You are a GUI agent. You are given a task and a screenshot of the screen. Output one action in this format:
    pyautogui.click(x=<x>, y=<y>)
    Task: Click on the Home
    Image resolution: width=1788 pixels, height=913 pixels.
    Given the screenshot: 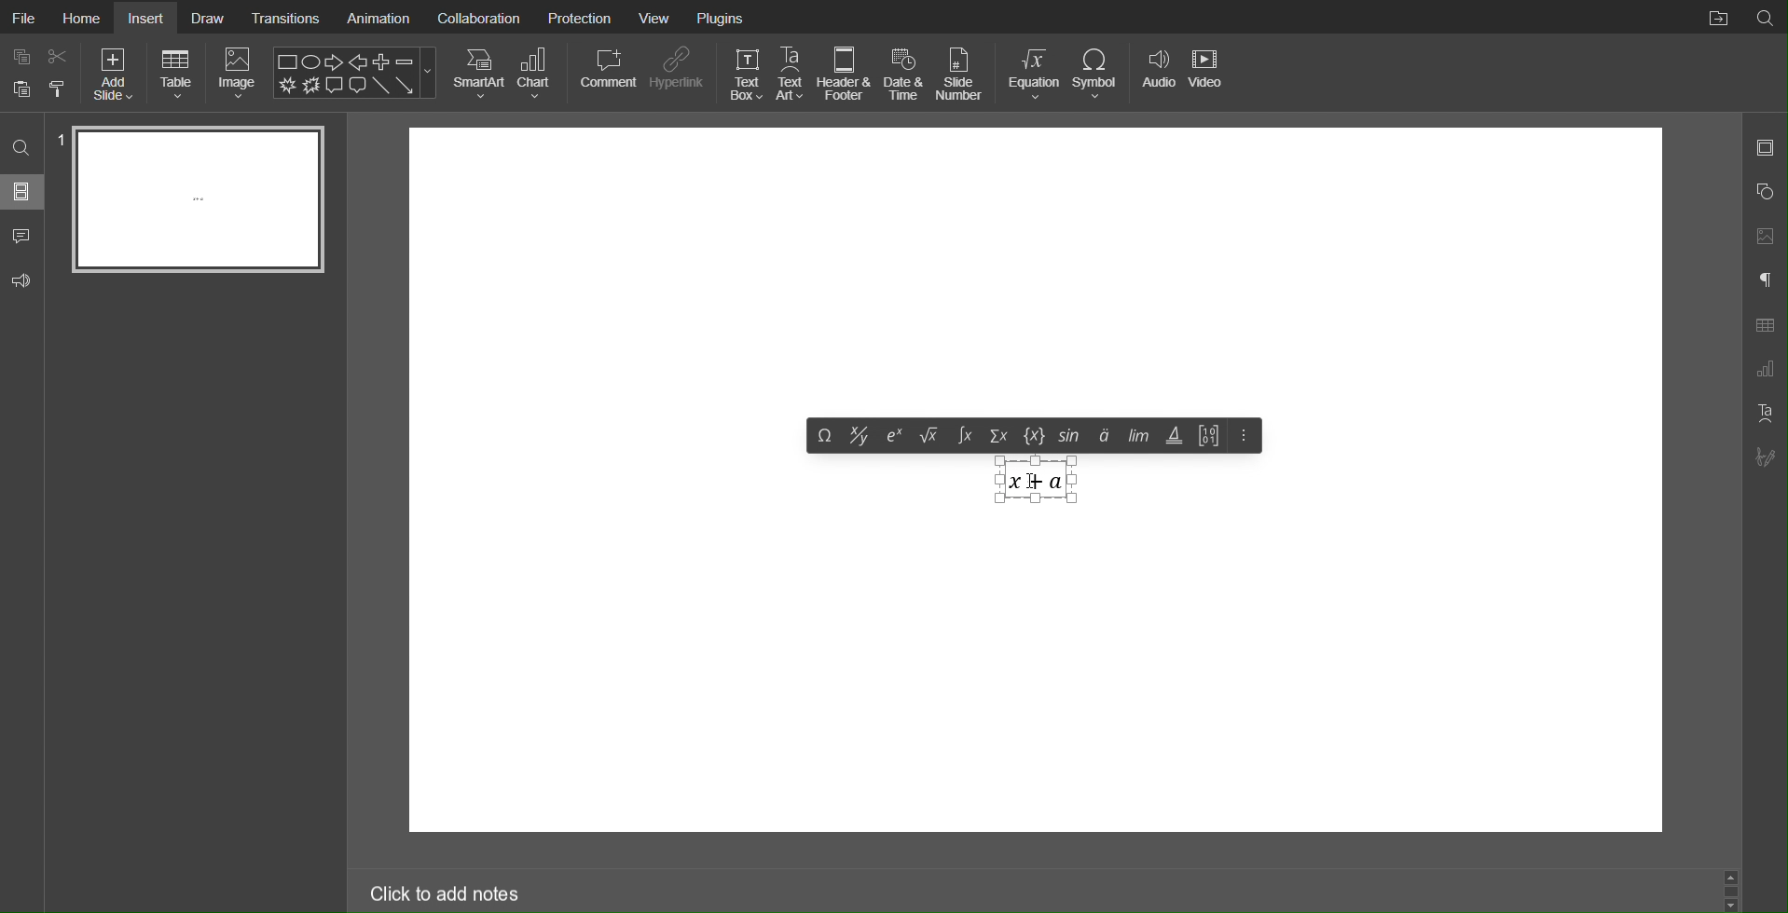 What is the action you would take?
    pyautogui.click(x=83, y=19)
    